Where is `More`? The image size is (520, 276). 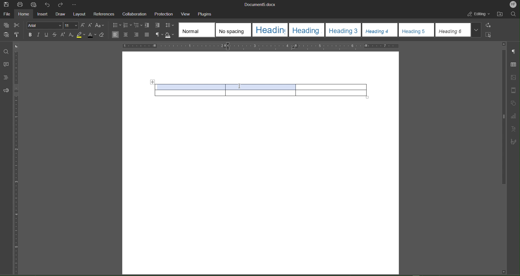
More is located at coordinates (75, 5).